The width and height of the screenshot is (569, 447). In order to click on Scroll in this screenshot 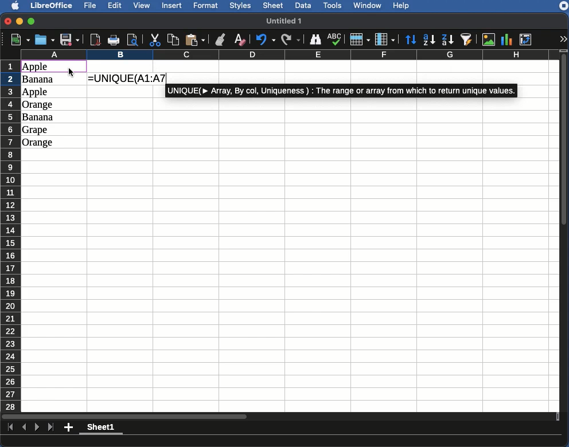, I will do `click(279, 417)`.